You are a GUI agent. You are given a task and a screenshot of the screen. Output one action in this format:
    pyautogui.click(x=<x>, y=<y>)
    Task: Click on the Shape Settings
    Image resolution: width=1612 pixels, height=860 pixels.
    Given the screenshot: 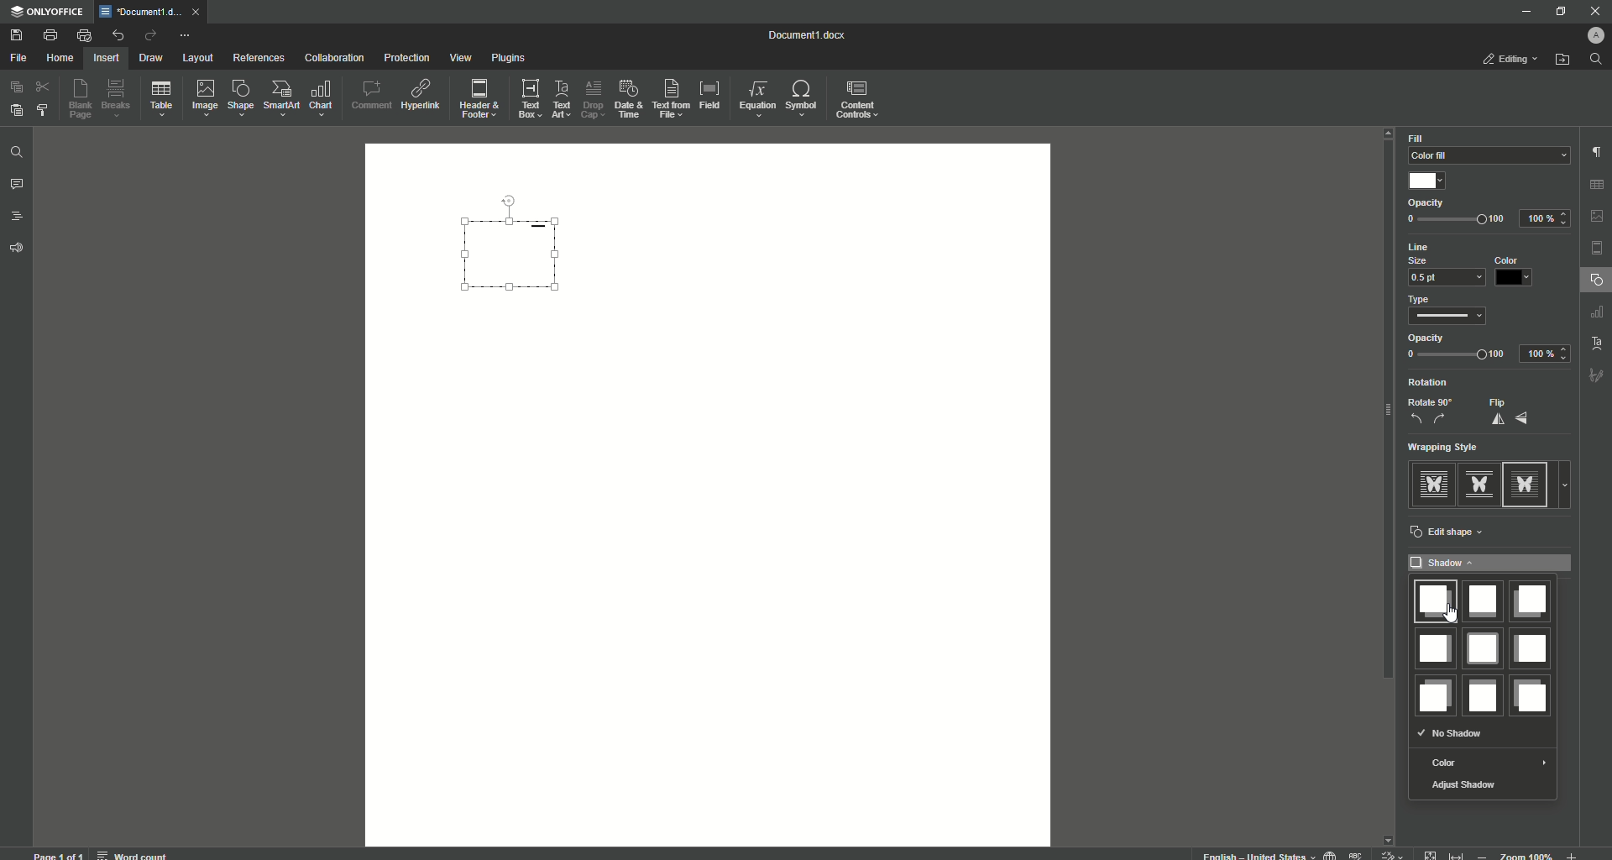 What is the action you would take?
    pyautogui.click(x=1596, y=281)
    